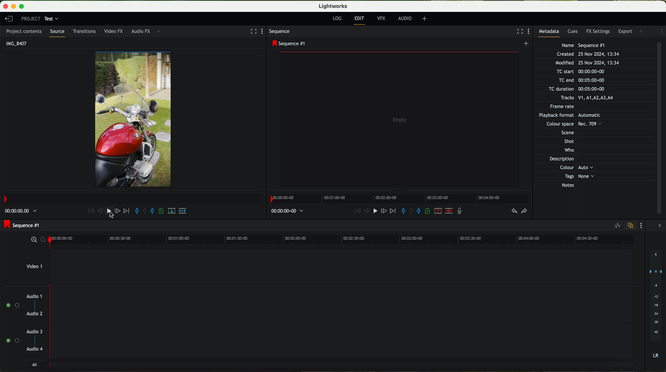 The width and height of the screenshot is (666, 372). What do you see at coordinates (363, 212) in the screenshot?
I see `nudge one frame back` at bounding box center [363, 212].